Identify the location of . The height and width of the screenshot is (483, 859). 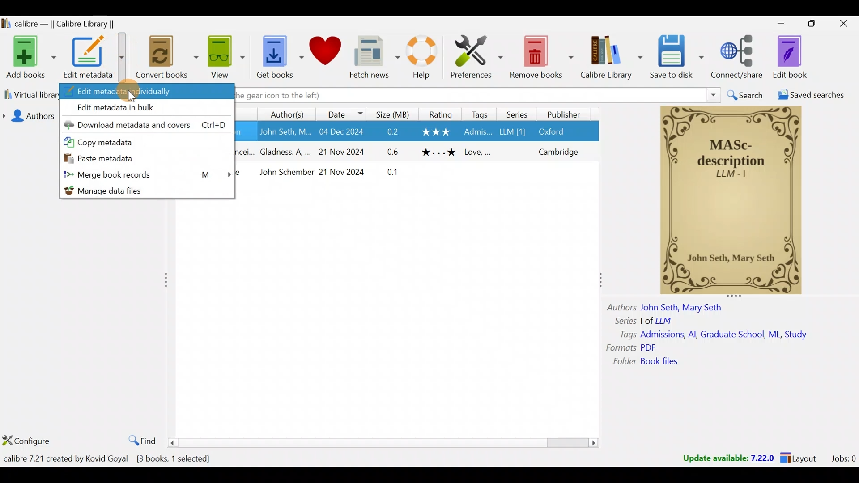
(683, 309).